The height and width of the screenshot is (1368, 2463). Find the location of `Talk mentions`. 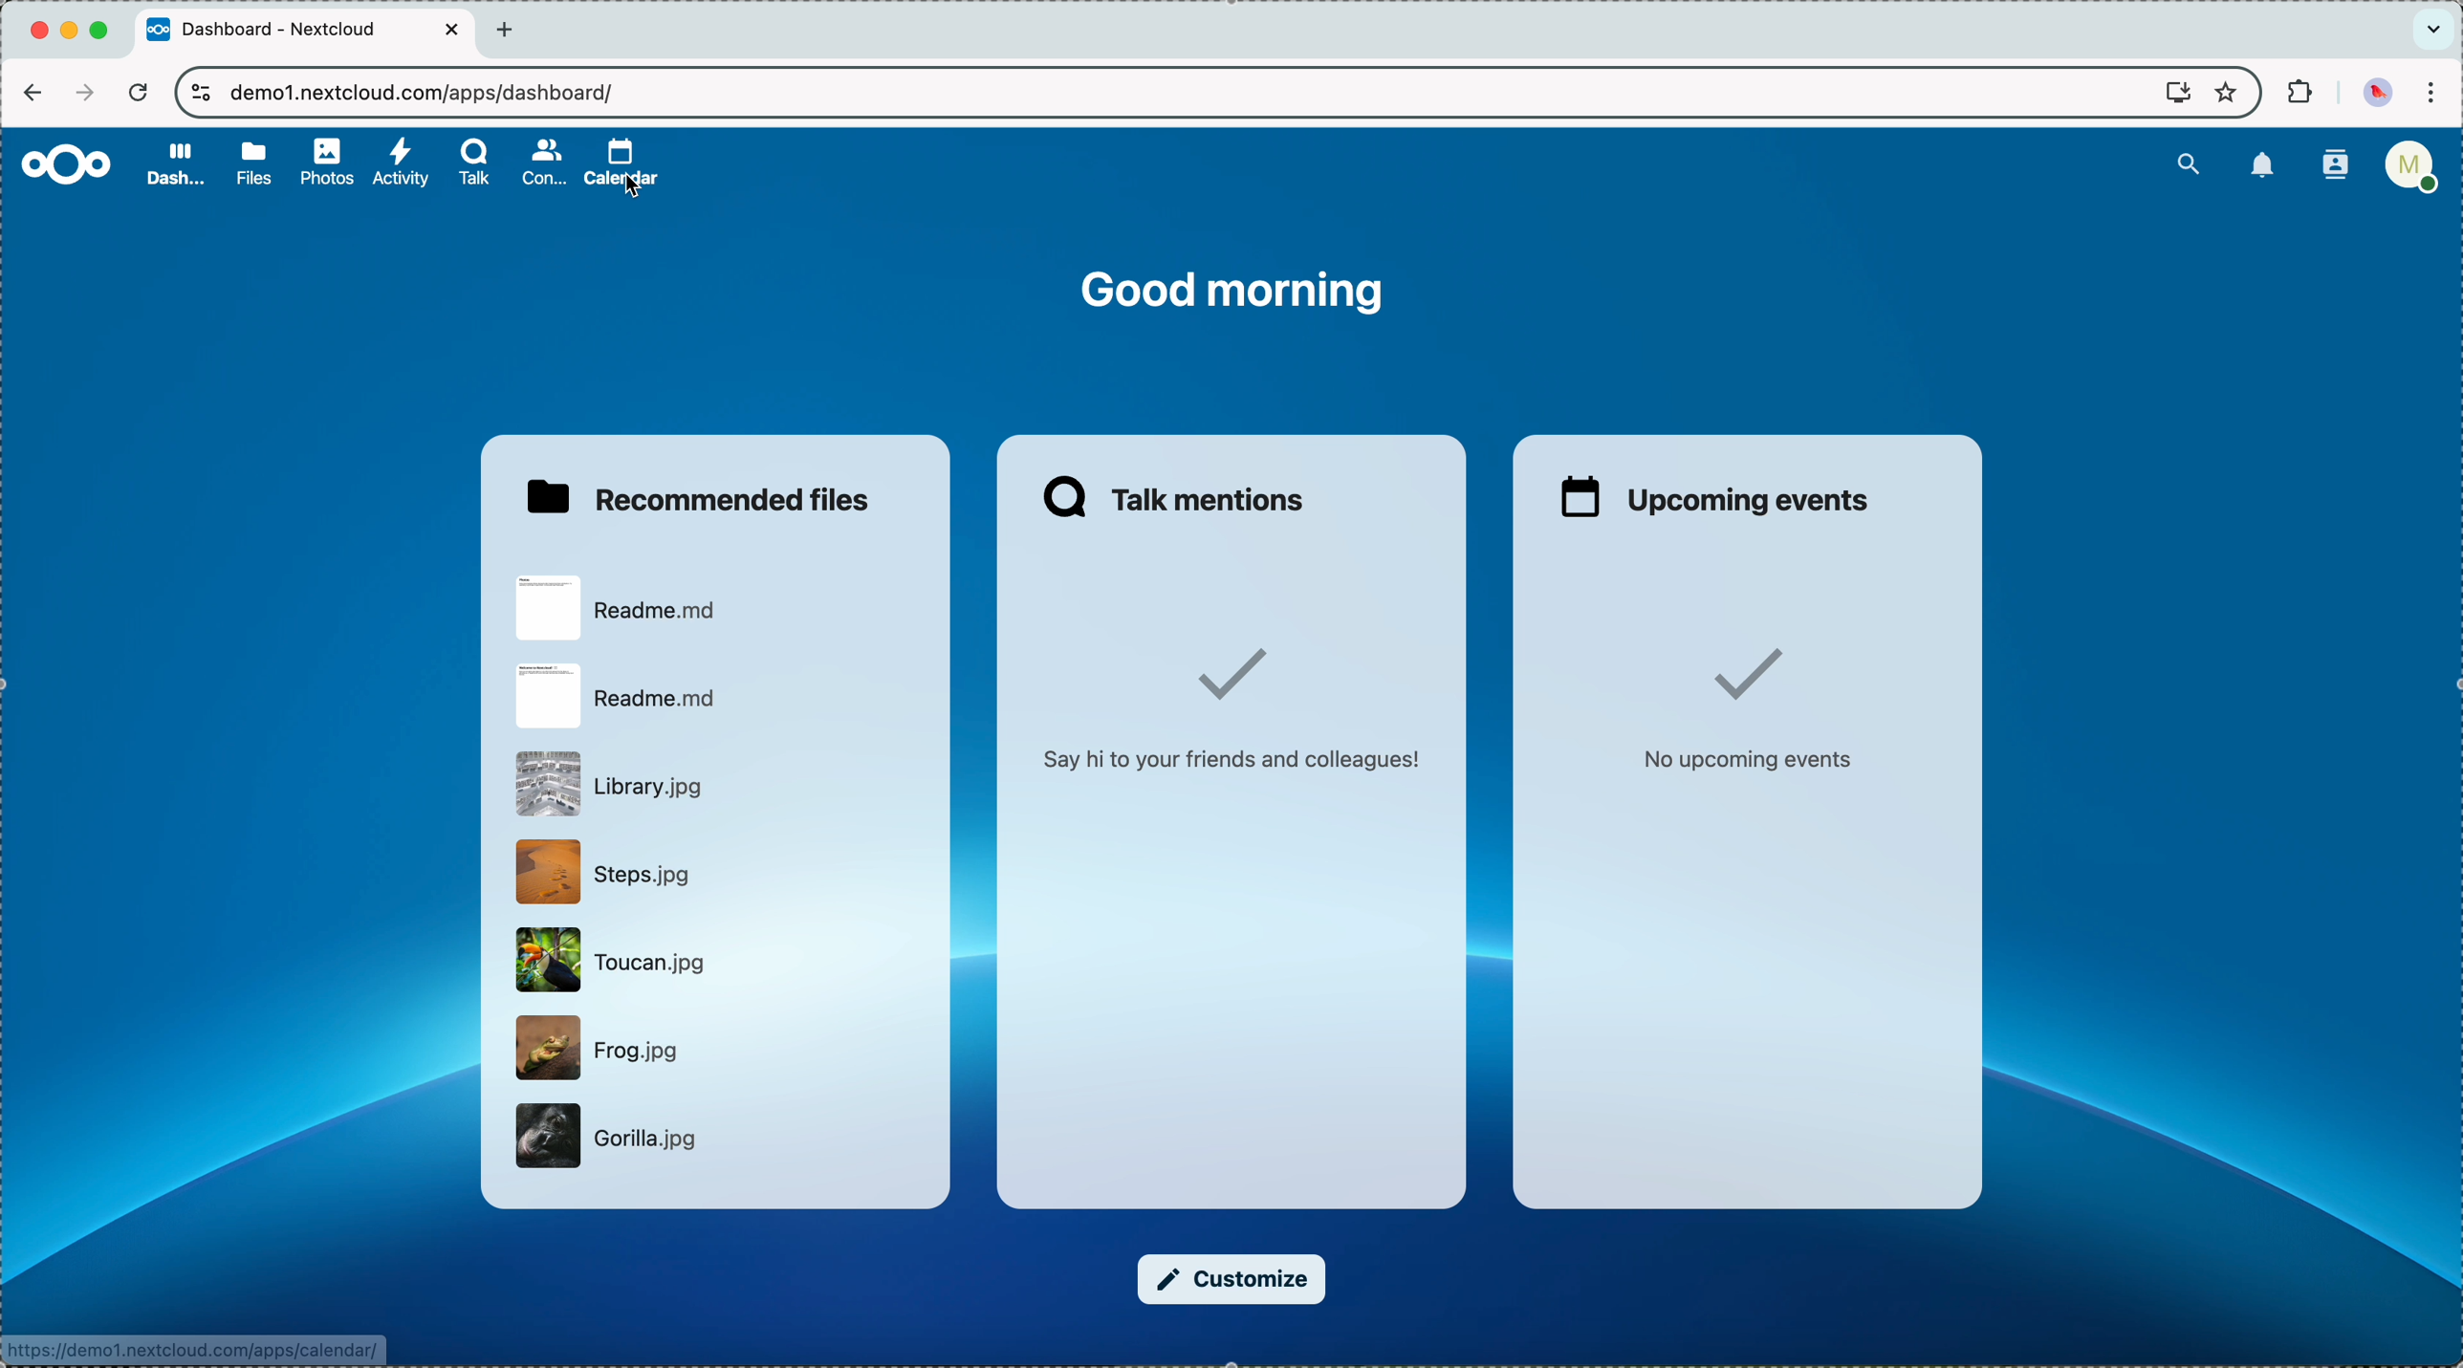

Talk mentions is located at coordinates (1179, 495).